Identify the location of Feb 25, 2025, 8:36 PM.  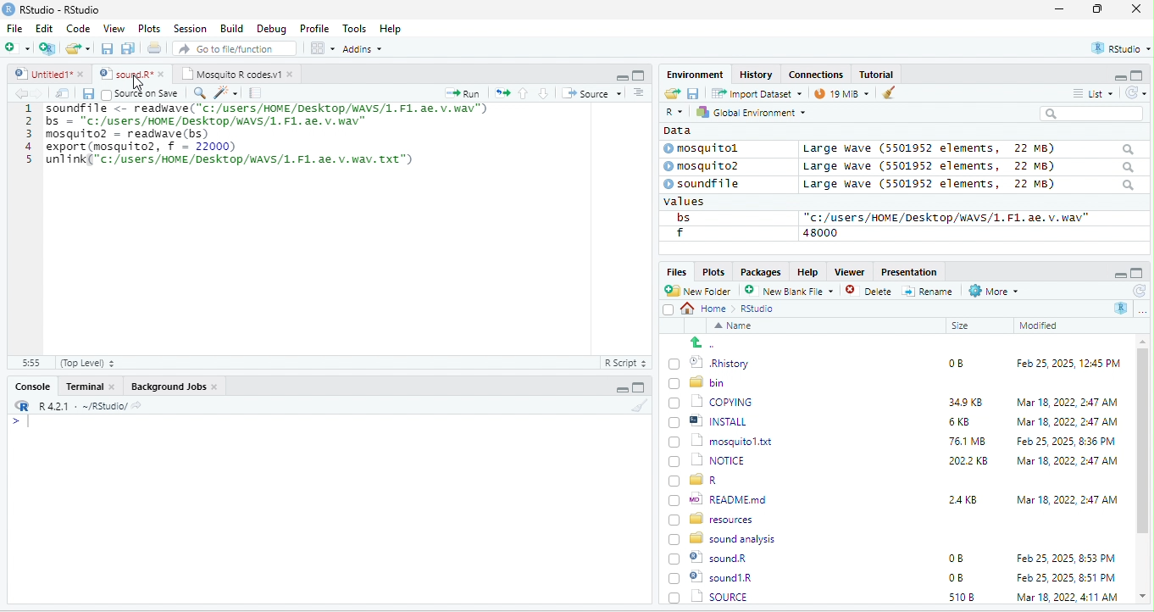
(1062, 441).